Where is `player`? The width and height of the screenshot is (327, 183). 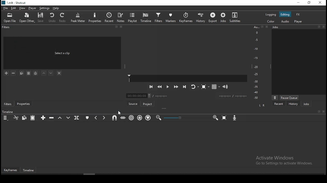 player is located at coordinates (32, 8).